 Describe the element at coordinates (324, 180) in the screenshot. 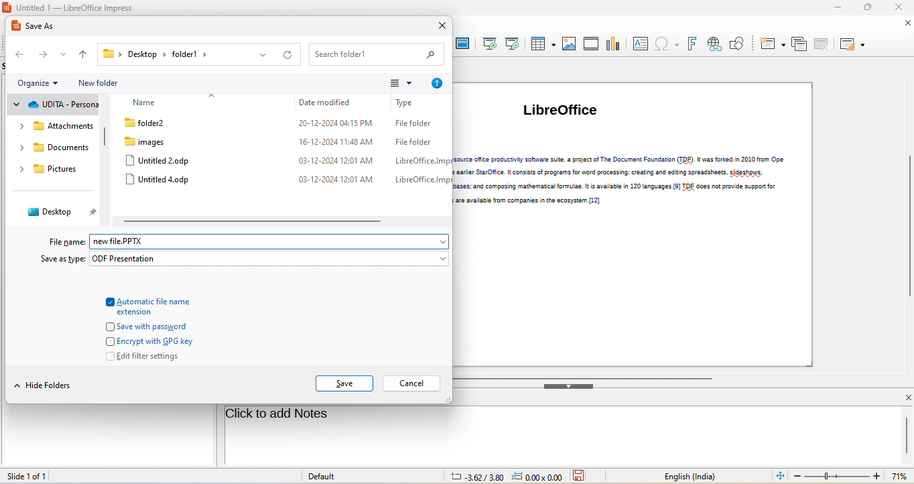

I see `03-12-2024 12:01 AM` at that location.